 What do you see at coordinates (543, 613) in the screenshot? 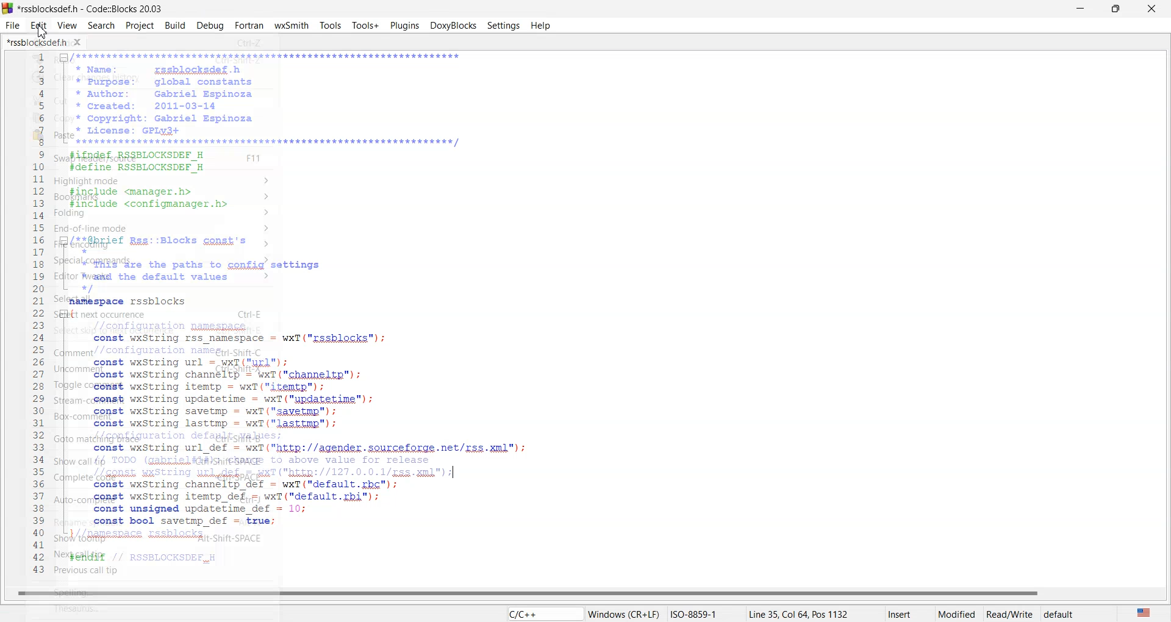
I see `Code language indicator` at bounding box center [543, 613].